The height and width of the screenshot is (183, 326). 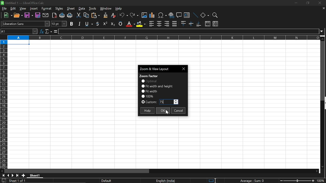 I want to click on standard selection, so click(x=212, y=180).